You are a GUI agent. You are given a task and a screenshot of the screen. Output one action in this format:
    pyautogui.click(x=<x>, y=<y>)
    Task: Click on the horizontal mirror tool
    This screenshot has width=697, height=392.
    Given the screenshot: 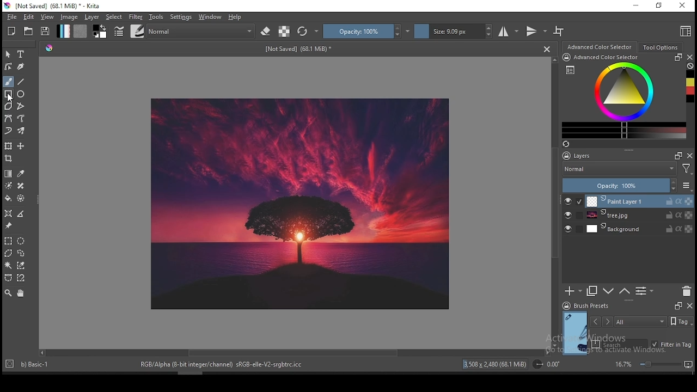 What is the action you would take?
    pyautogui.click(x=509, y=31)
    